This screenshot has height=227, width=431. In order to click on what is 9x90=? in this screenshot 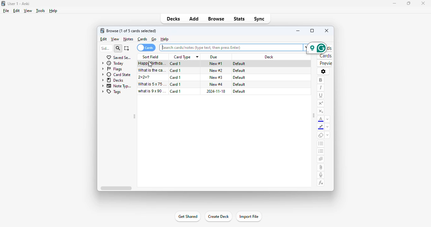, I will do `click(152, 91)`.